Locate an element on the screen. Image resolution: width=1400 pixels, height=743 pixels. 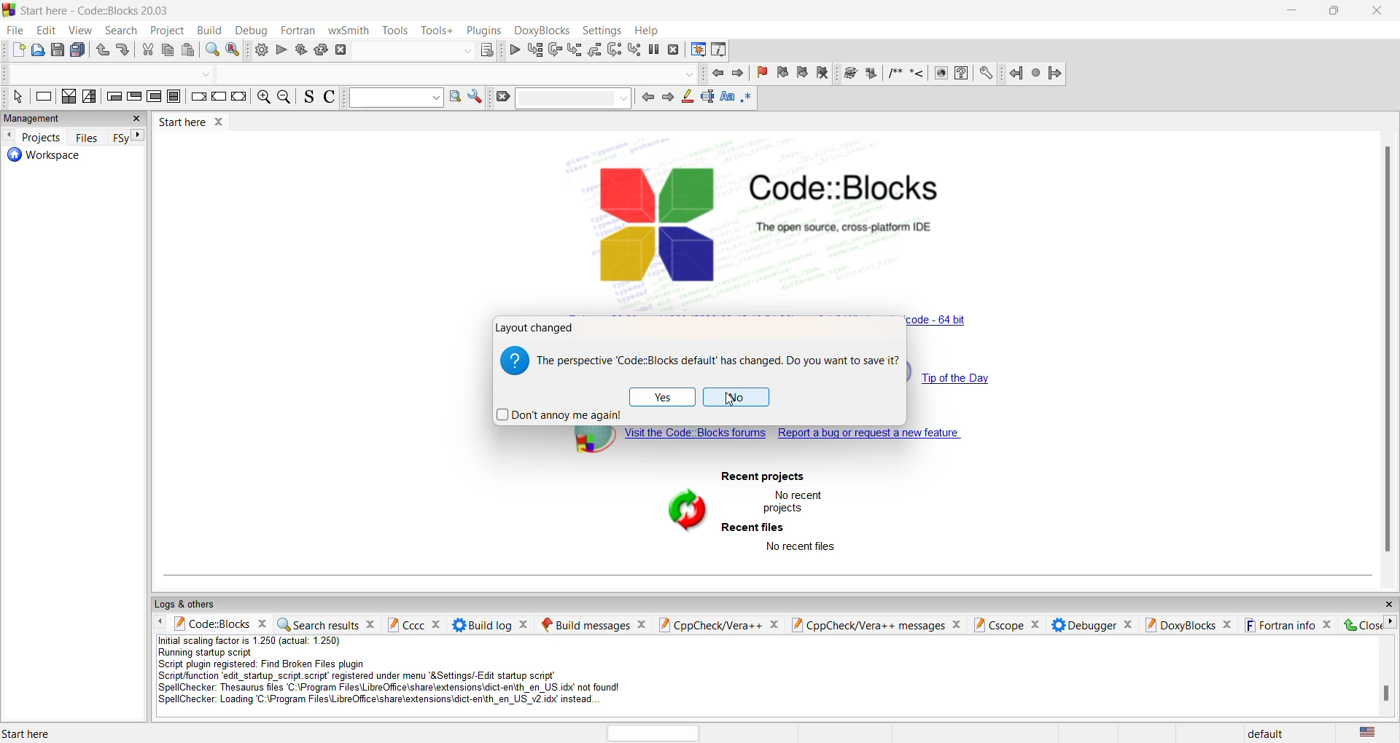
recent project  is located at coordinates (762, 477).